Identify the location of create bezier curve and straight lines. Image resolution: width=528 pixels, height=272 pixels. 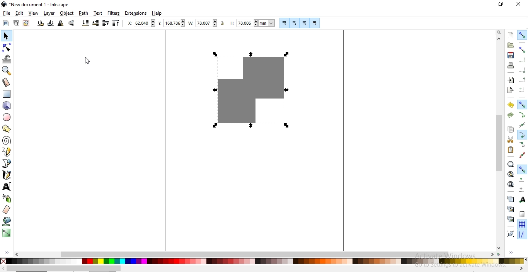
(7, 163).